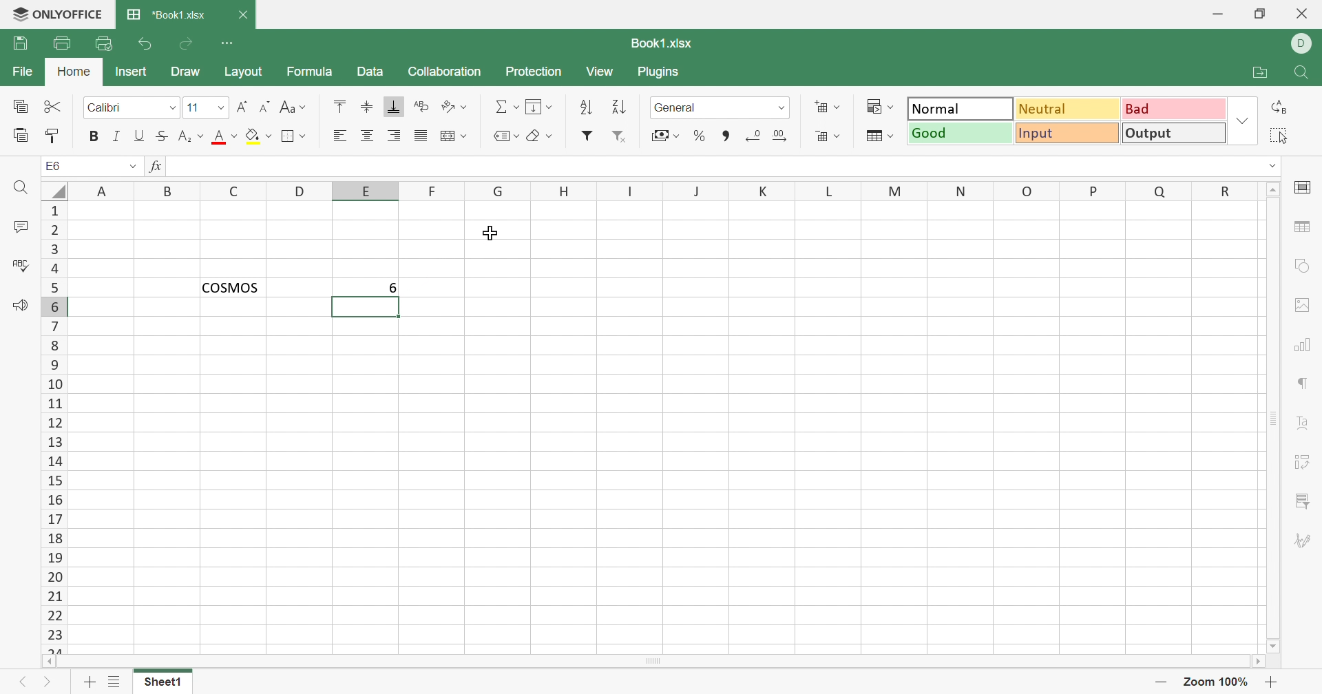  What do you see at coordinates (755, 137) in the screenshot?
I see `Decrease decimal` at bounding box center [755, 137].